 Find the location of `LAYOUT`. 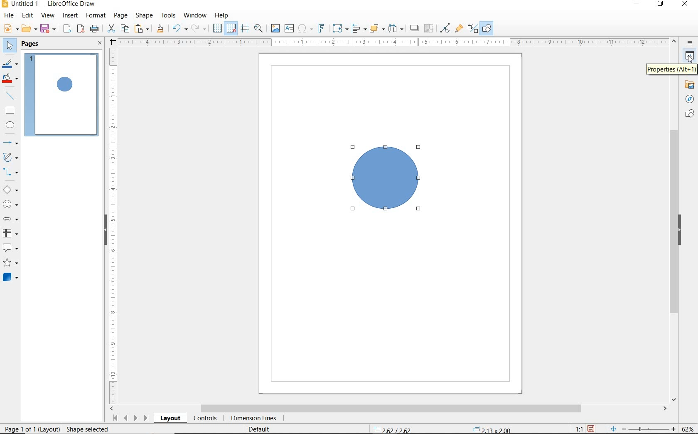

LAYOUT is located at coordinates (170, 419).